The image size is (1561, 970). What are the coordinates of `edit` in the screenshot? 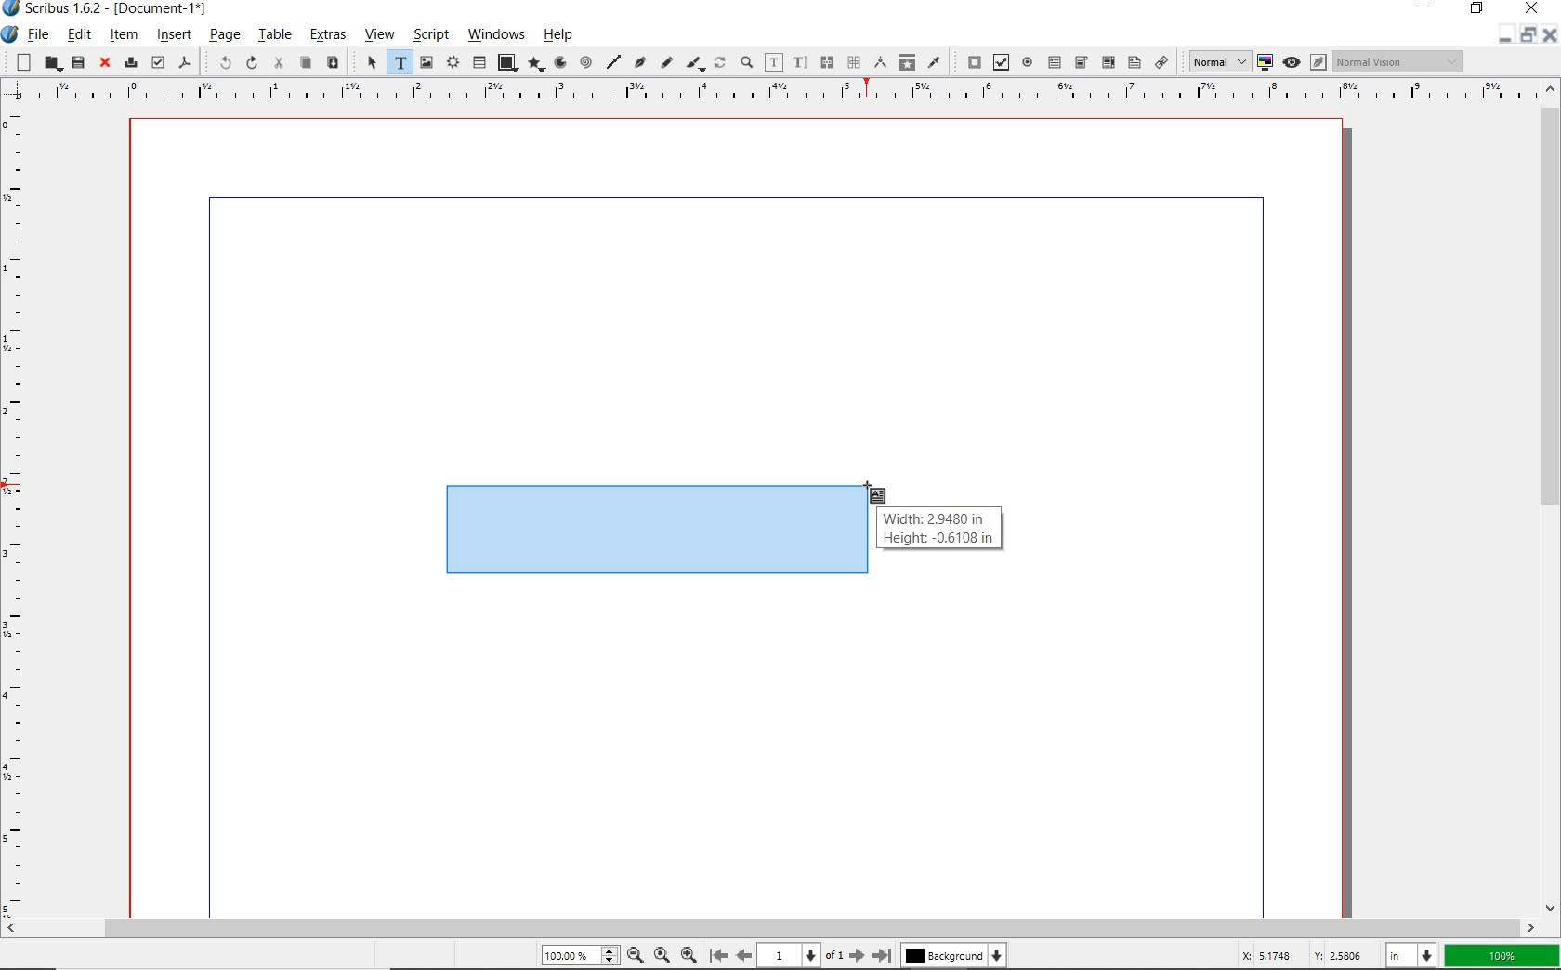 It's located at (79, 34).